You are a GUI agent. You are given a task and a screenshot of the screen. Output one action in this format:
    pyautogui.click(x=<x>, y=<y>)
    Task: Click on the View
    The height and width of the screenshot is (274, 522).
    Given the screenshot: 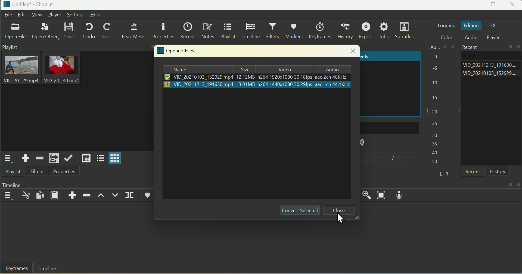 What is the action you would take?
    pyautogui.click(x=37, y=14)
    